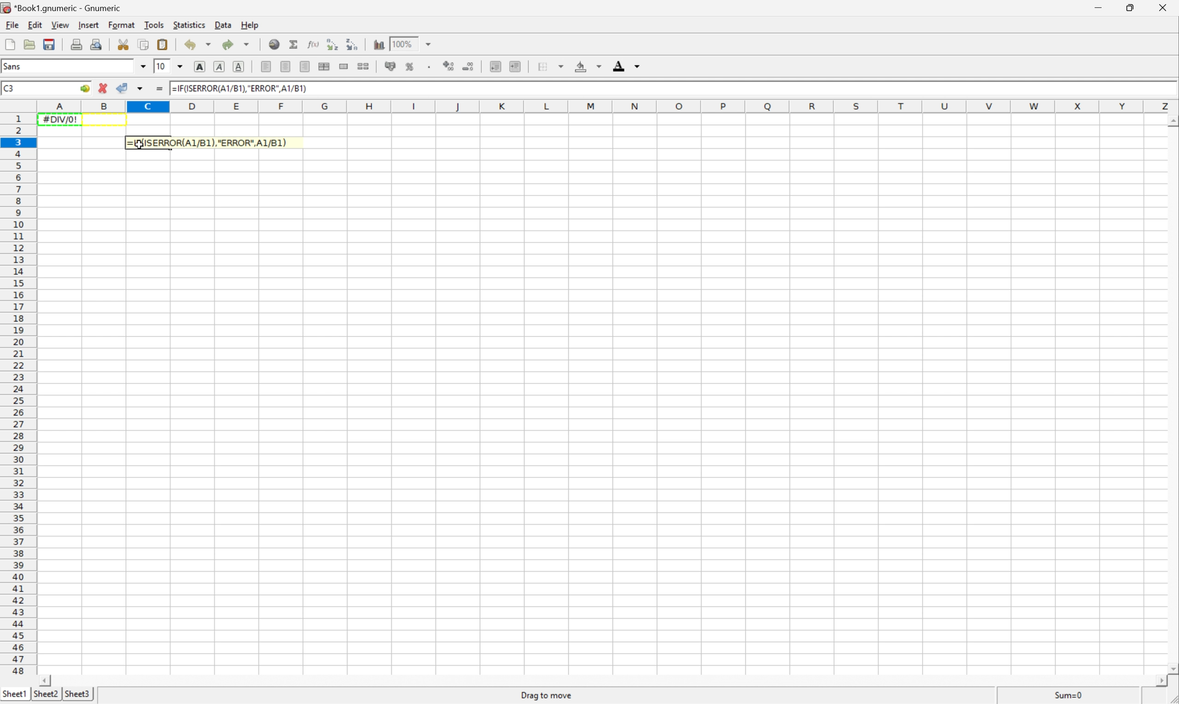 This screenshot has width=1179, height=704. I want to click on center horizontally, so click(287, 66).